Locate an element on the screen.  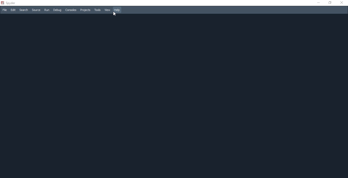
spyder is located at coordinates (9, 3).